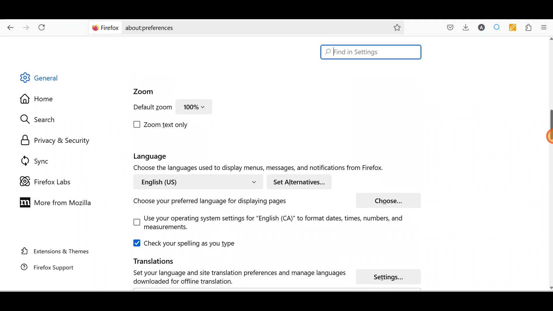 The width and height of the screenshot is (553, 311). I want to click on General, so click(44, 79).